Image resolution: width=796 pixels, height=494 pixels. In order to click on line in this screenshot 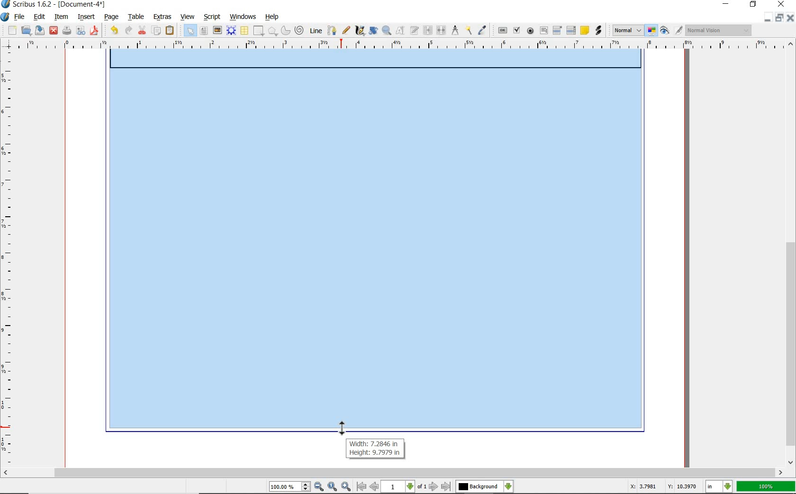, I will do `click(316, 31)`.